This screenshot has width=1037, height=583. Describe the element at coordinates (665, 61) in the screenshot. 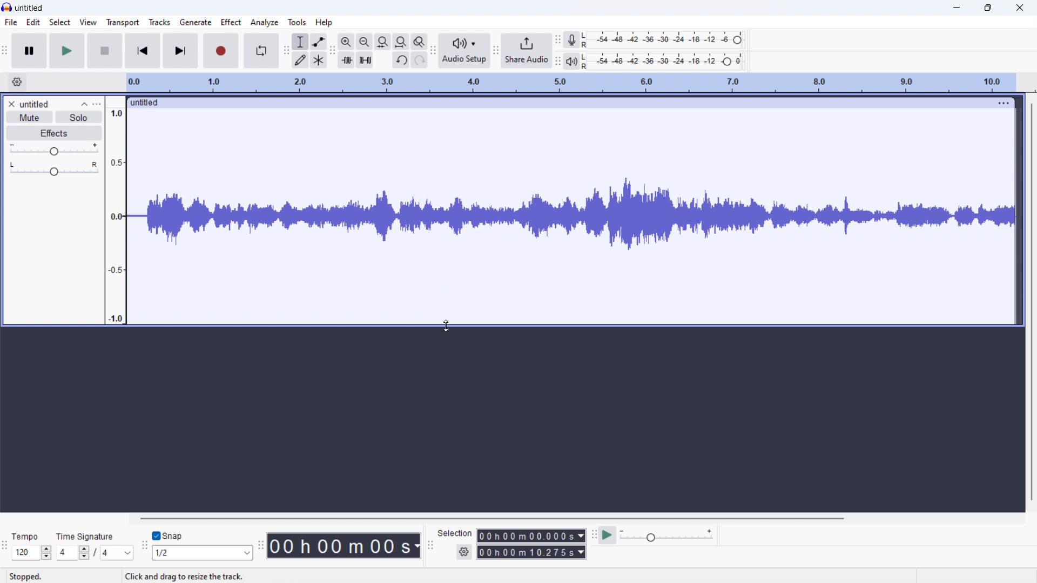

I see `playback level` at that location.